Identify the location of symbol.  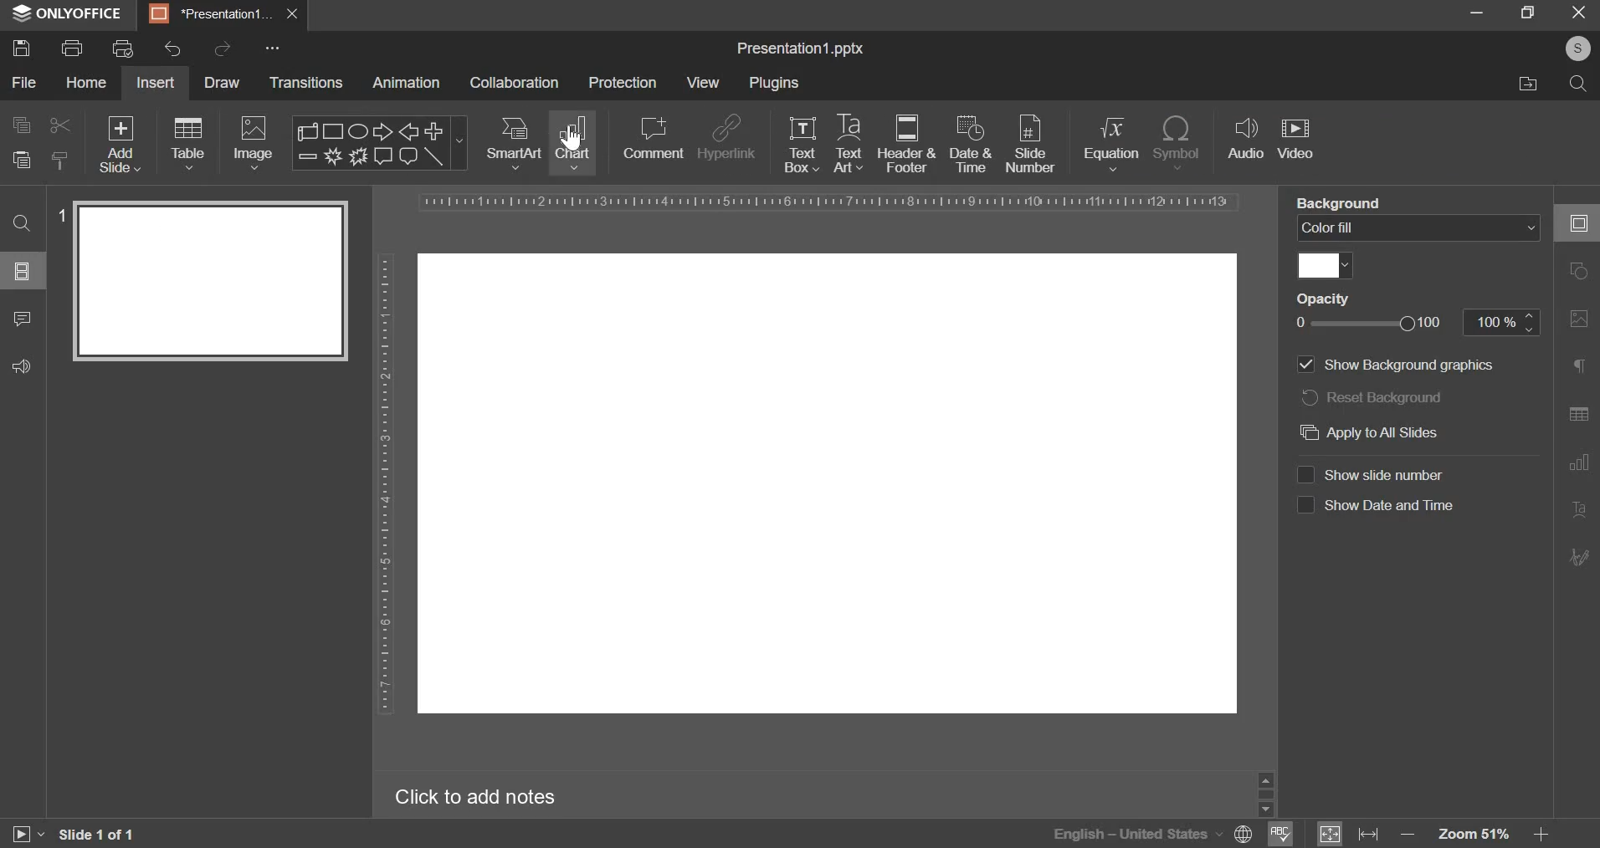
(1177, 141).